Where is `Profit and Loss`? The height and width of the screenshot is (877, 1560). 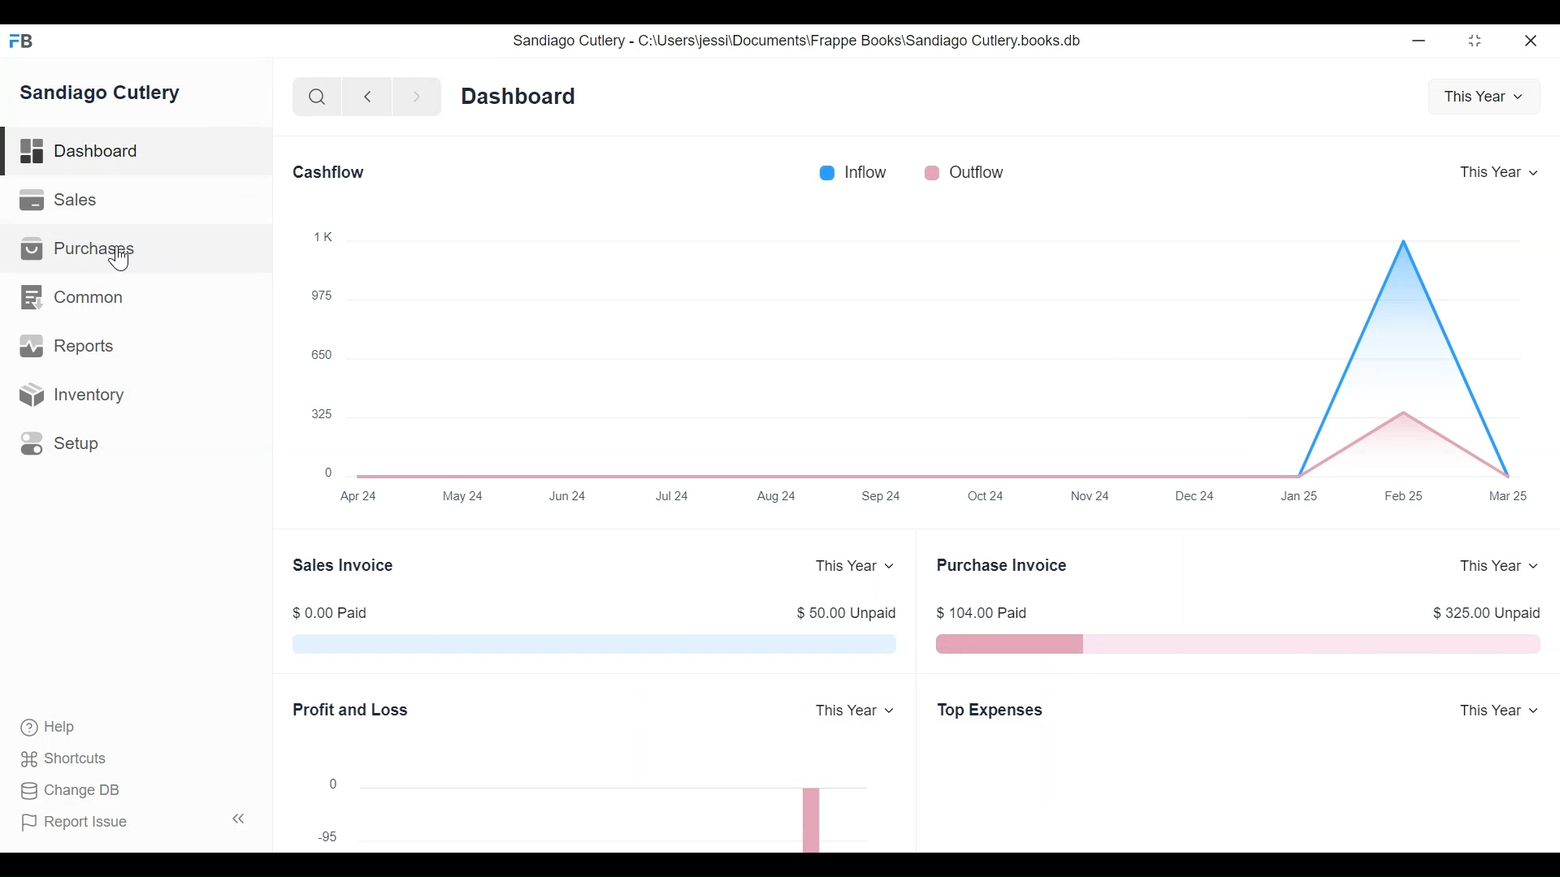
Profit and Loss is located at coordinates (350, 703).